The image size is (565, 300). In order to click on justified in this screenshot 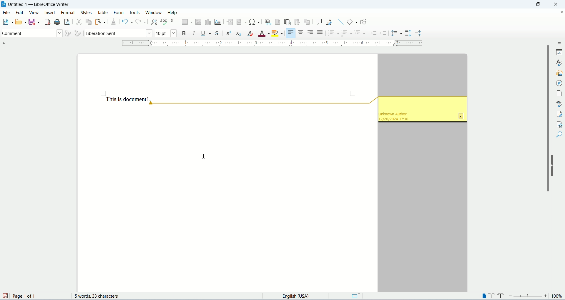, I will do `click(320, 33)`.